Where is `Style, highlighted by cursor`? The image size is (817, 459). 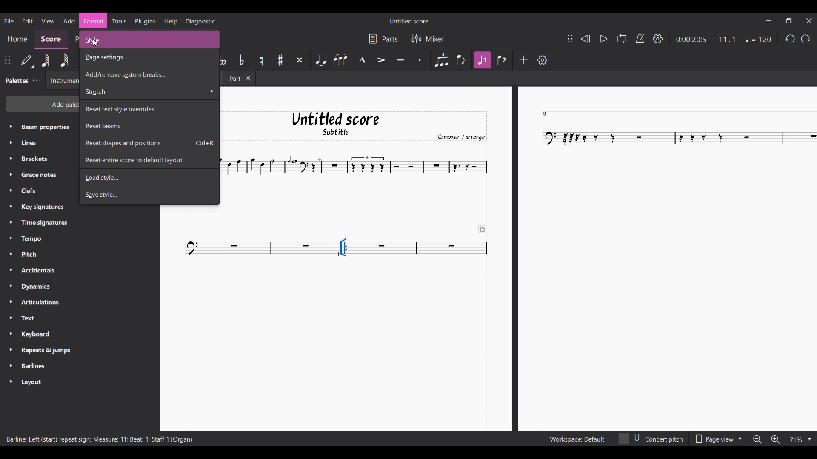 Style, highlighted by cursor is located at coordinates (149, 39).